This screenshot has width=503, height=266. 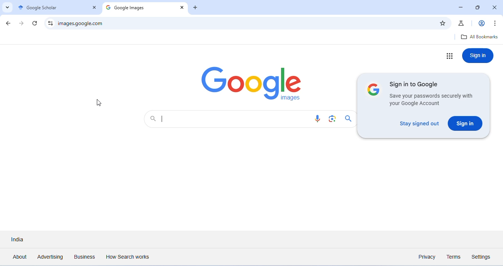 What do you see at coordinates (478, 37) in the screenshot?
I see `all bookmarks` at bounding box center [478, 37].